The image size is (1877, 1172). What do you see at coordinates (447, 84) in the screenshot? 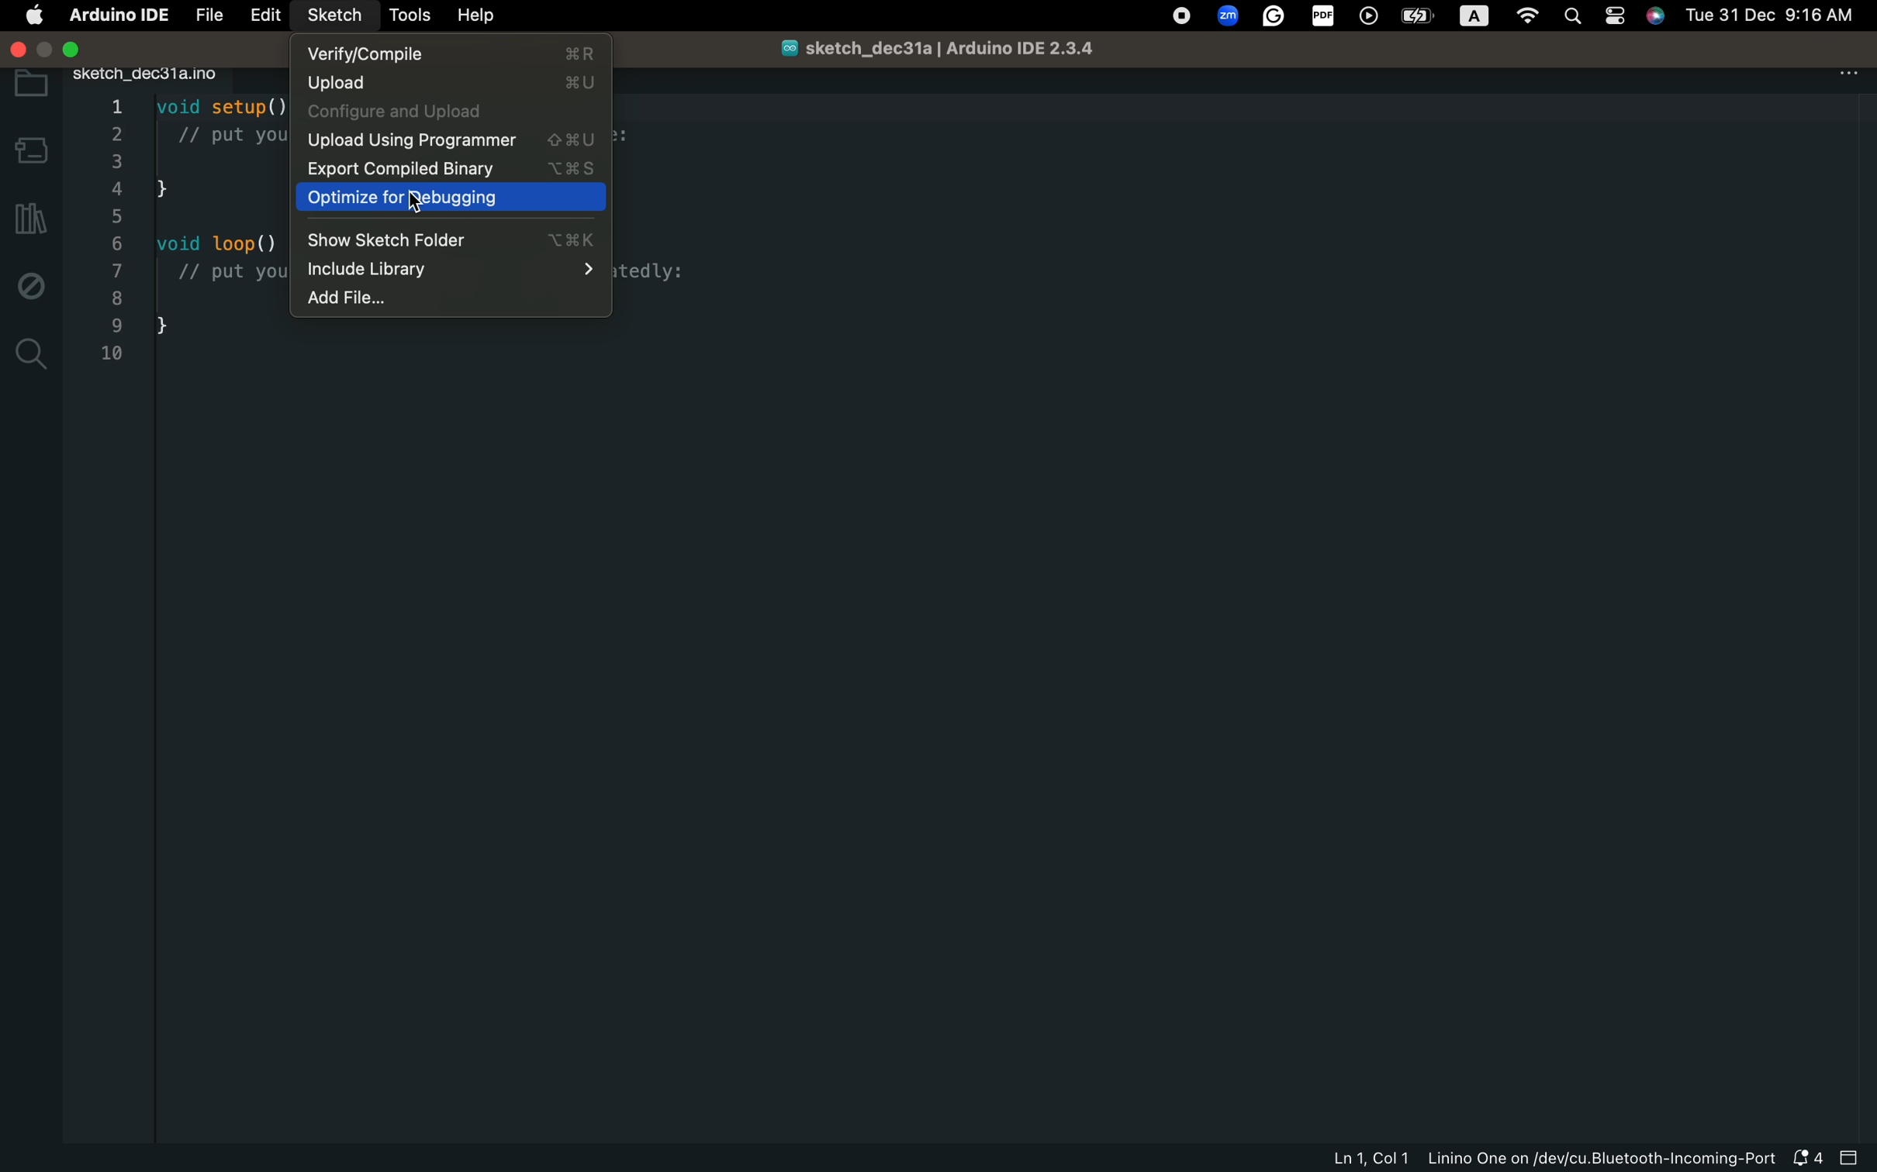
I see `upload` at bounding box center [447, 84].